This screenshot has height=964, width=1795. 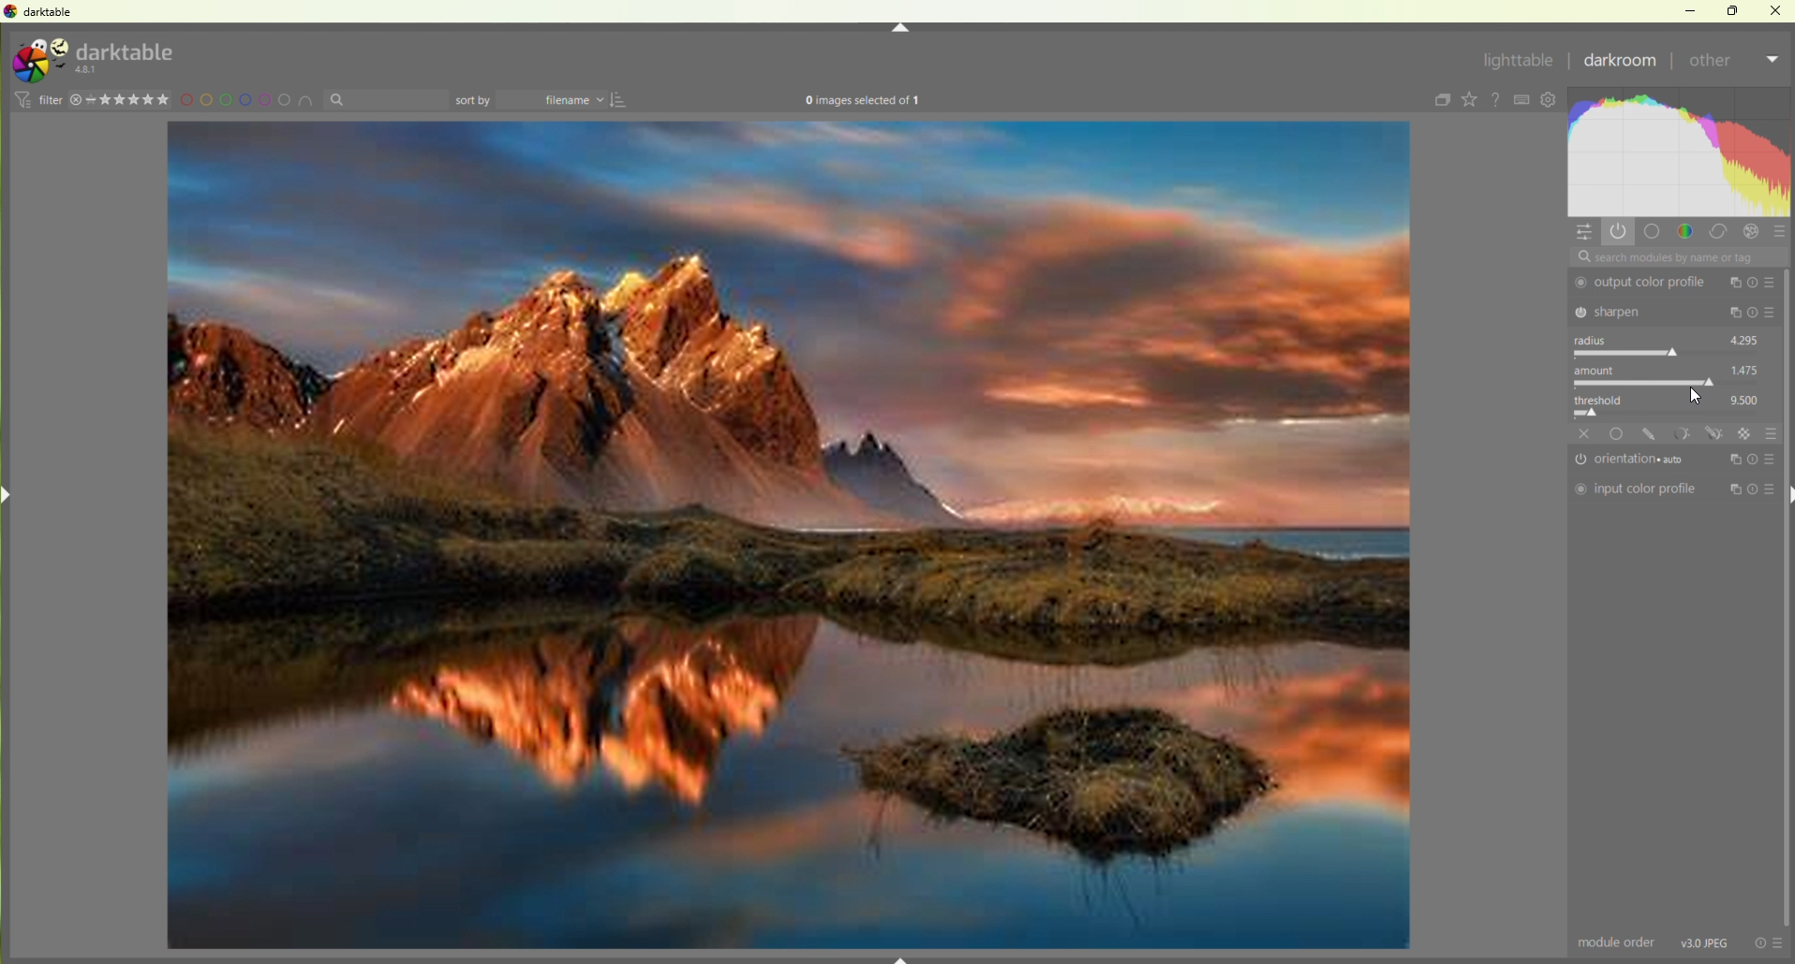 What do you see at coordinates (1677, 257) in the screenshot?
I see `search` at bounding box center [1677, 257].